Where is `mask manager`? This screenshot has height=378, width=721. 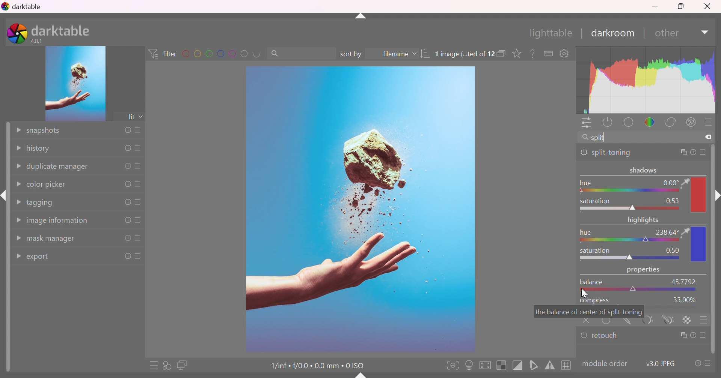
mask manager is located at coordinates (53, 240).